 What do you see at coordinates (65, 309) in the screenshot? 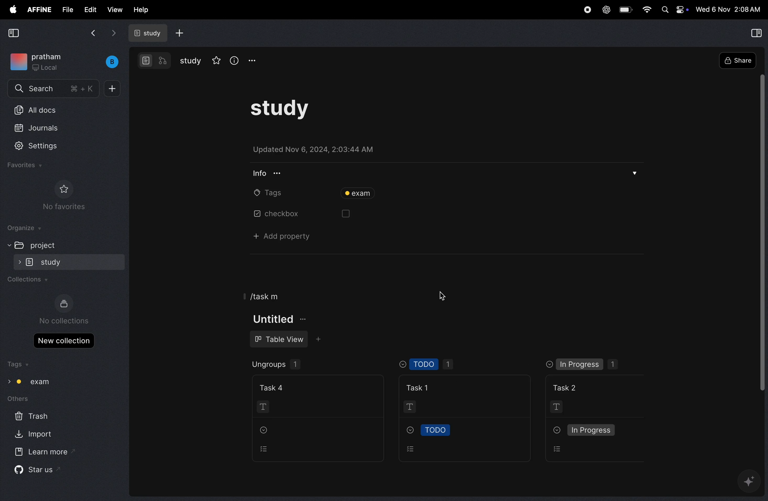
I see `no collections` at bounding box center [65, 309].